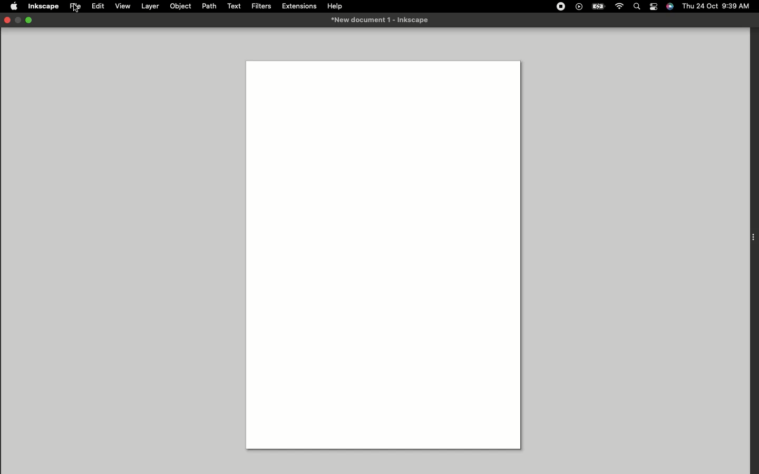 This screenshot has width=759, height=474. Describe the element at coordinates (261, 6) in the screenshot. I see `Filters` at that location.